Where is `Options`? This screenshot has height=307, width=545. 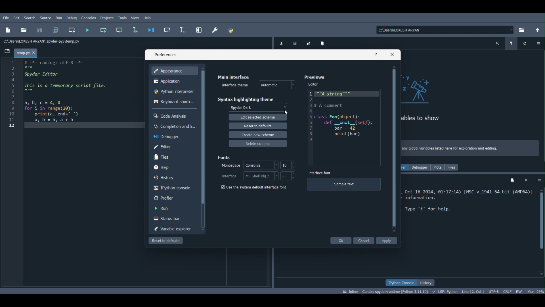
Options is located at coordinates (539, 180).